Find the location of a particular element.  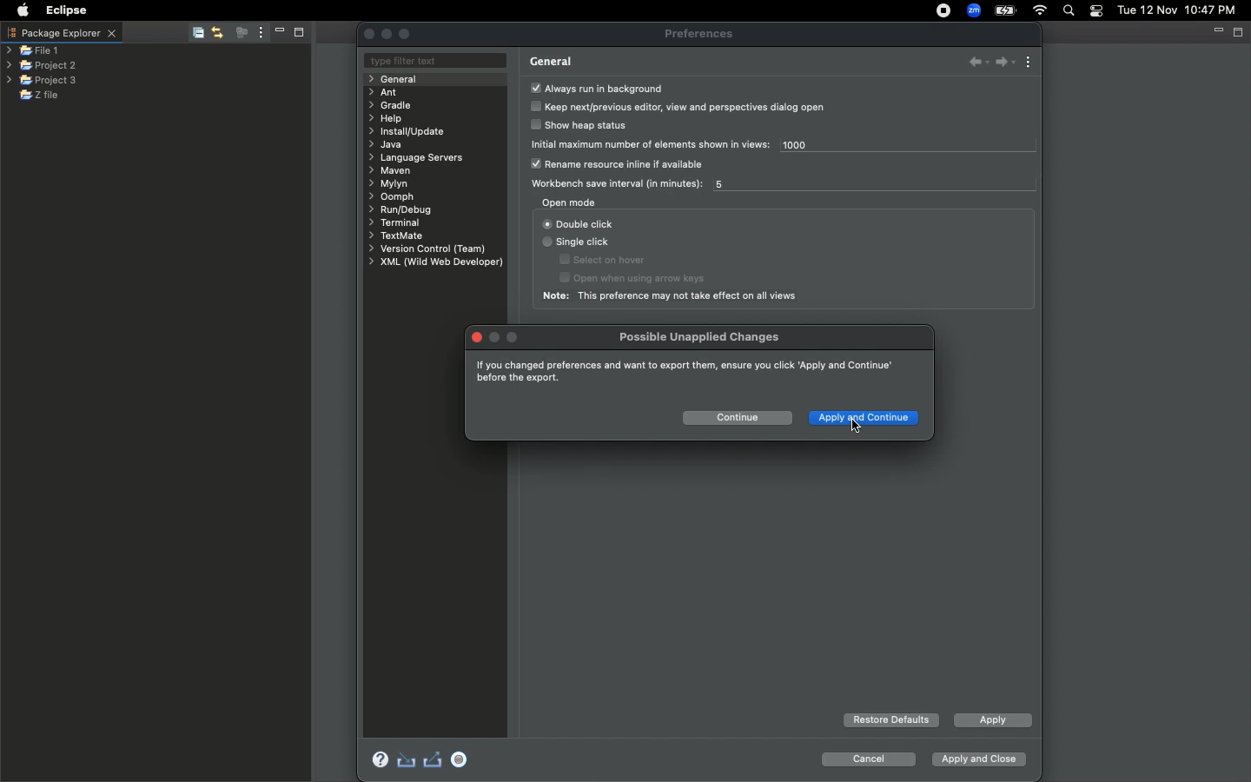

Close is located at coordinates (369, 34).